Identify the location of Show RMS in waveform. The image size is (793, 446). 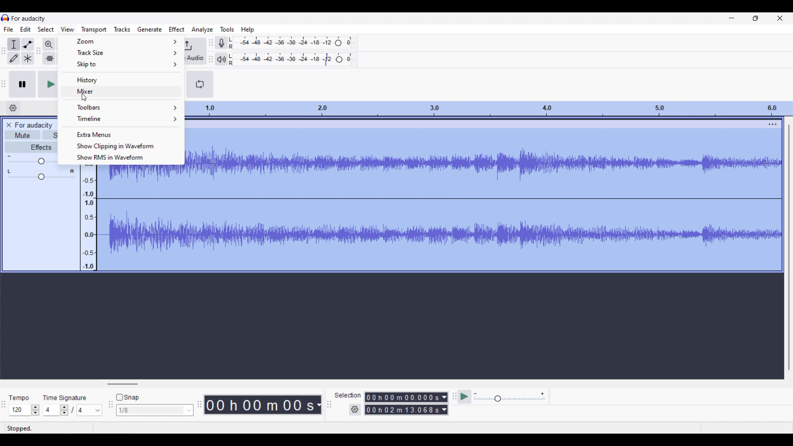
(121, 157).